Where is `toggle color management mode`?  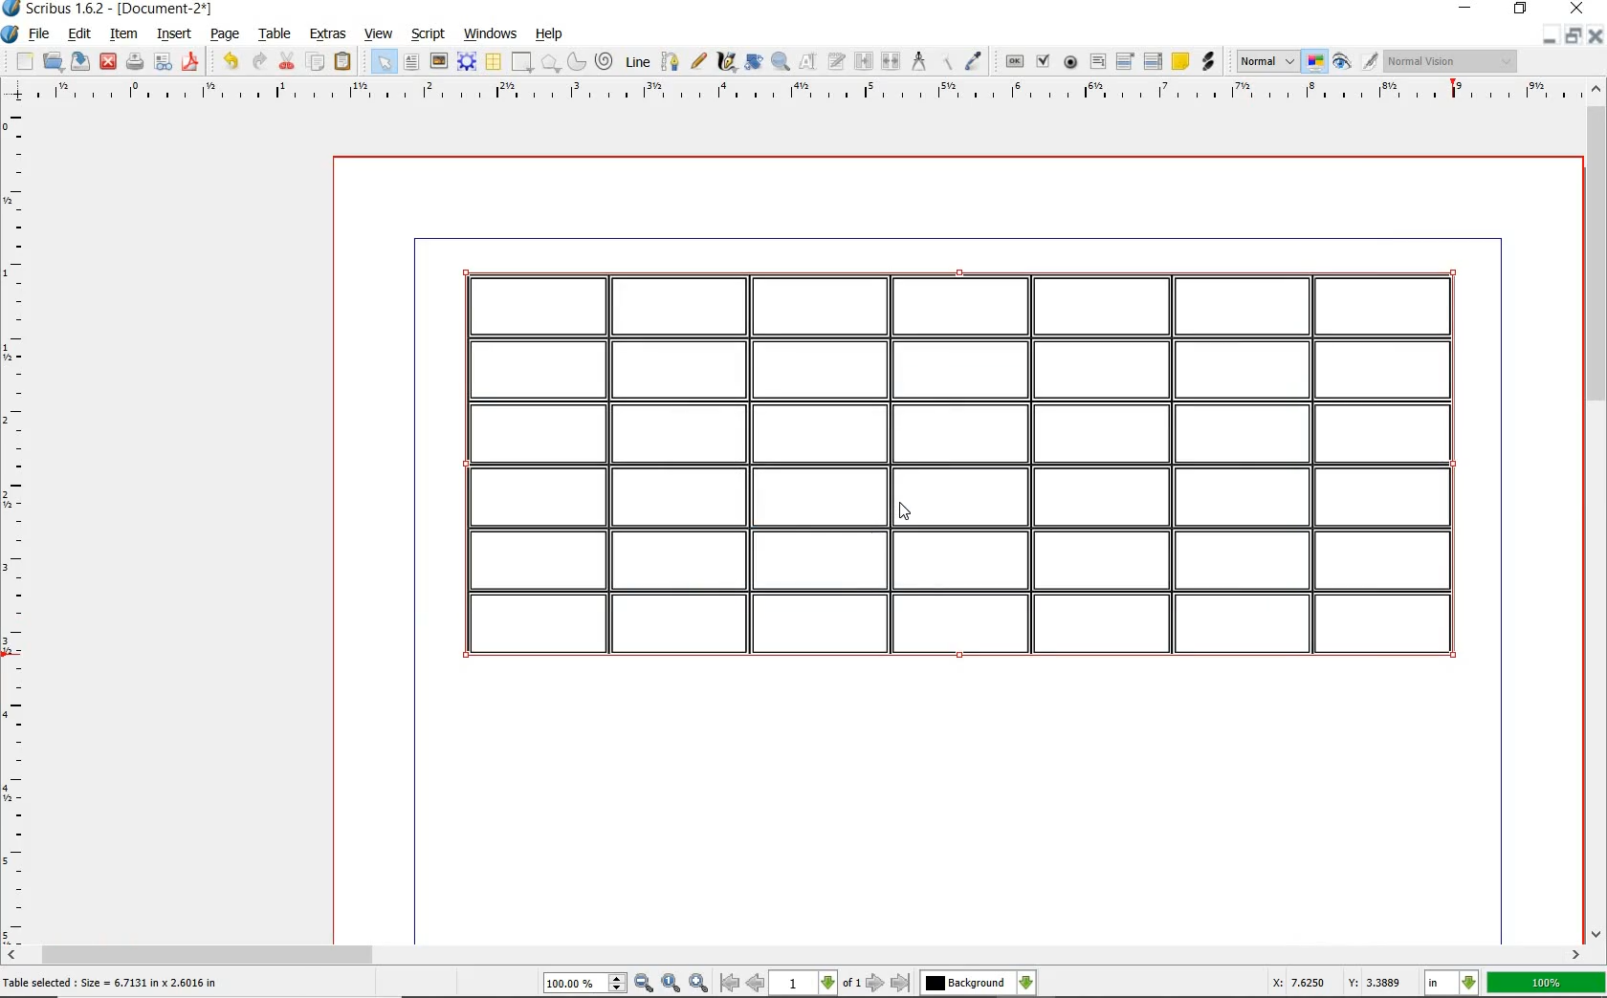
toggle color management mode is located at coordinates (1313, 61).